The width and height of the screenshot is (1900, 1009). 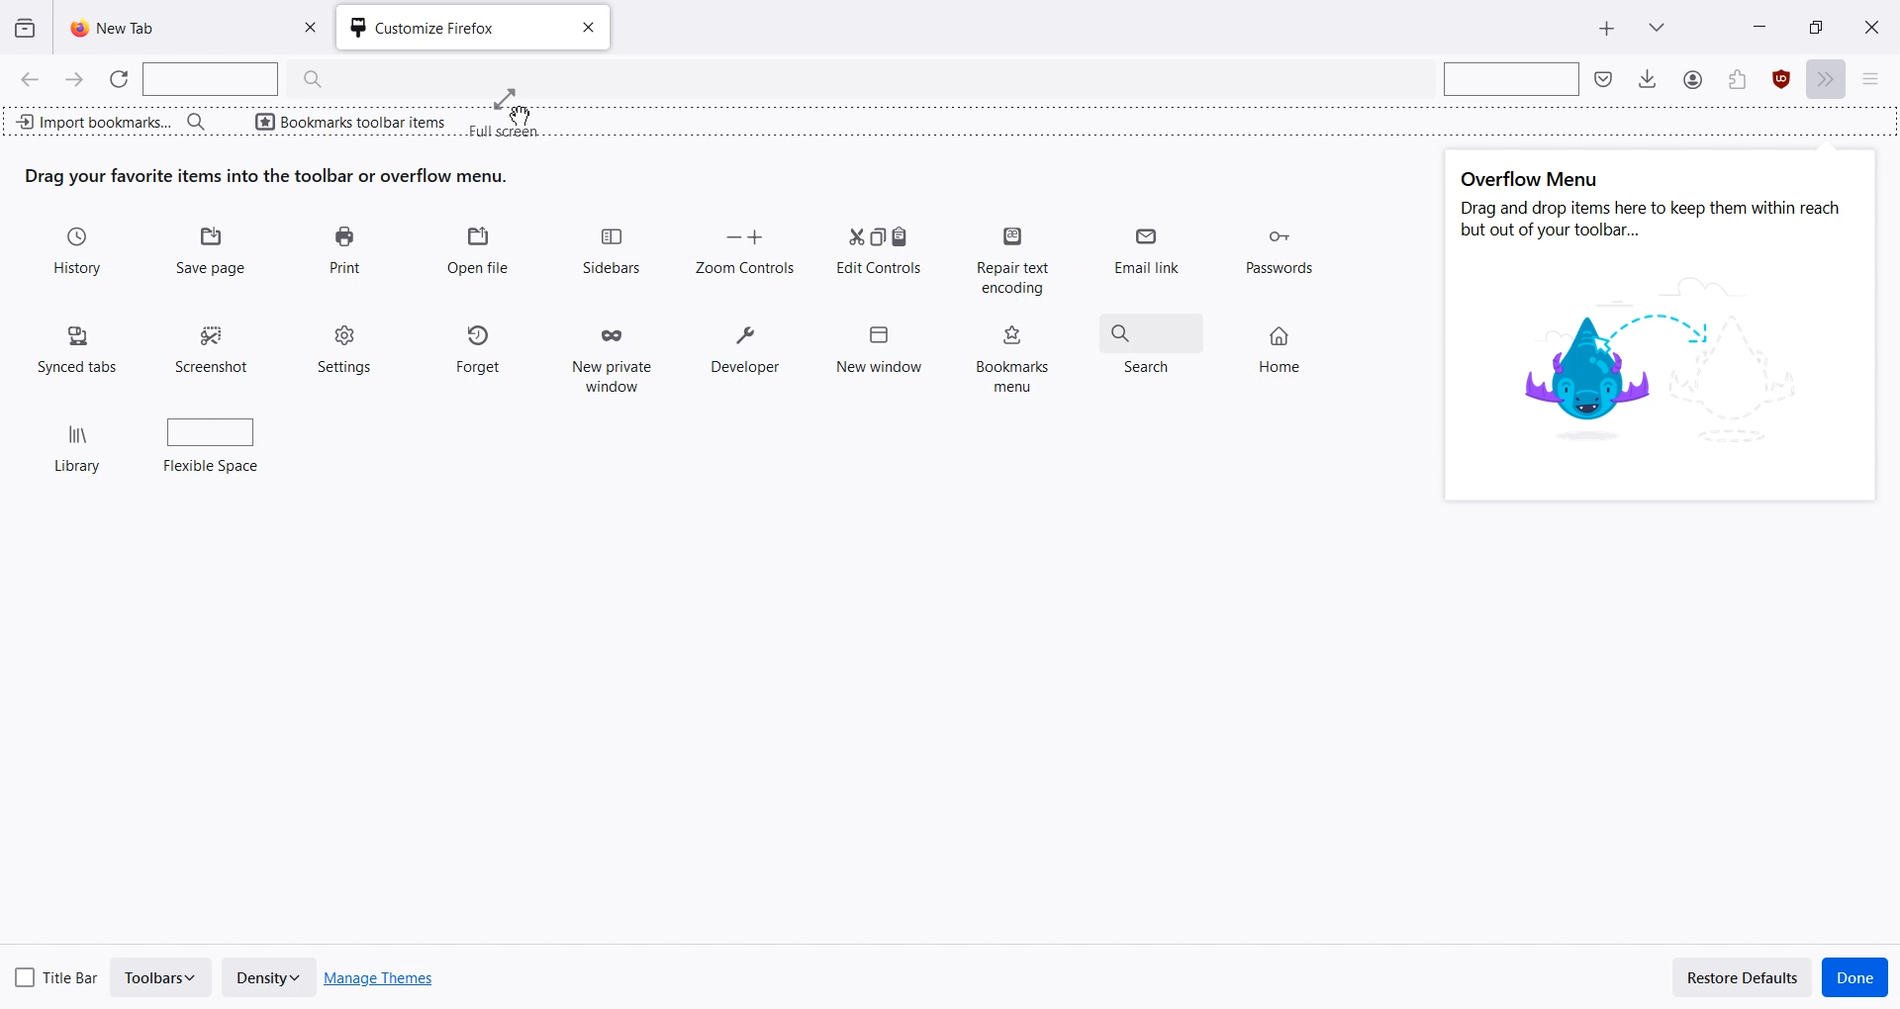 I want to click on Bookmarks menu, so click(x=1011, y=357).